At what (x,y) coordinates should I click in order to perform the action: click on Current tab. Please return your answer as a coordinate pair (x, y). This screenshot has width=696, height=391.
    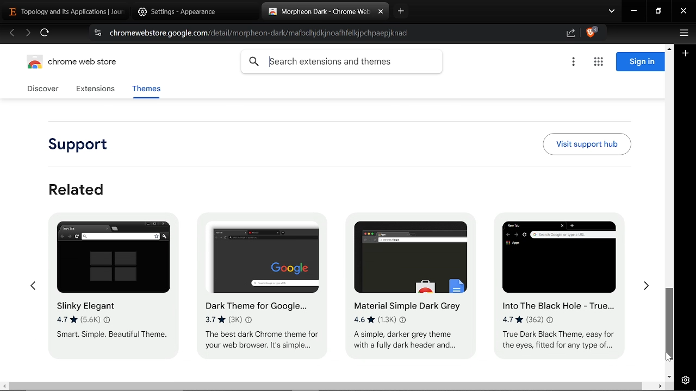
    Looking at the image, I should click on (318, 12).